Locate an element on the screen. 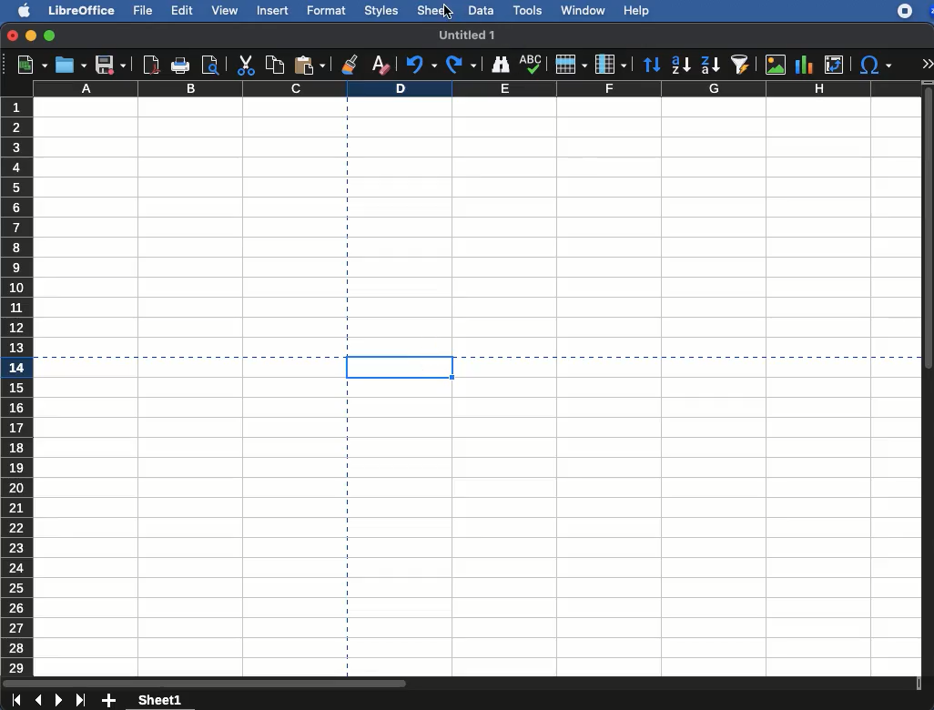  window is located at coordinates (582, 12).